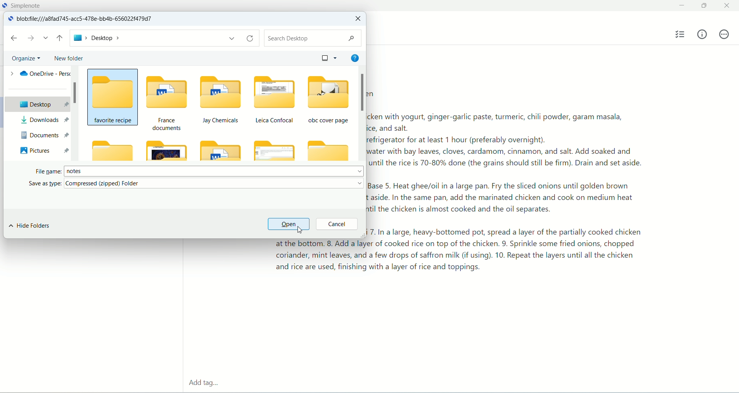 The height and width of the screenshot is (393, 739). I want to click on help, so click(354, 57).